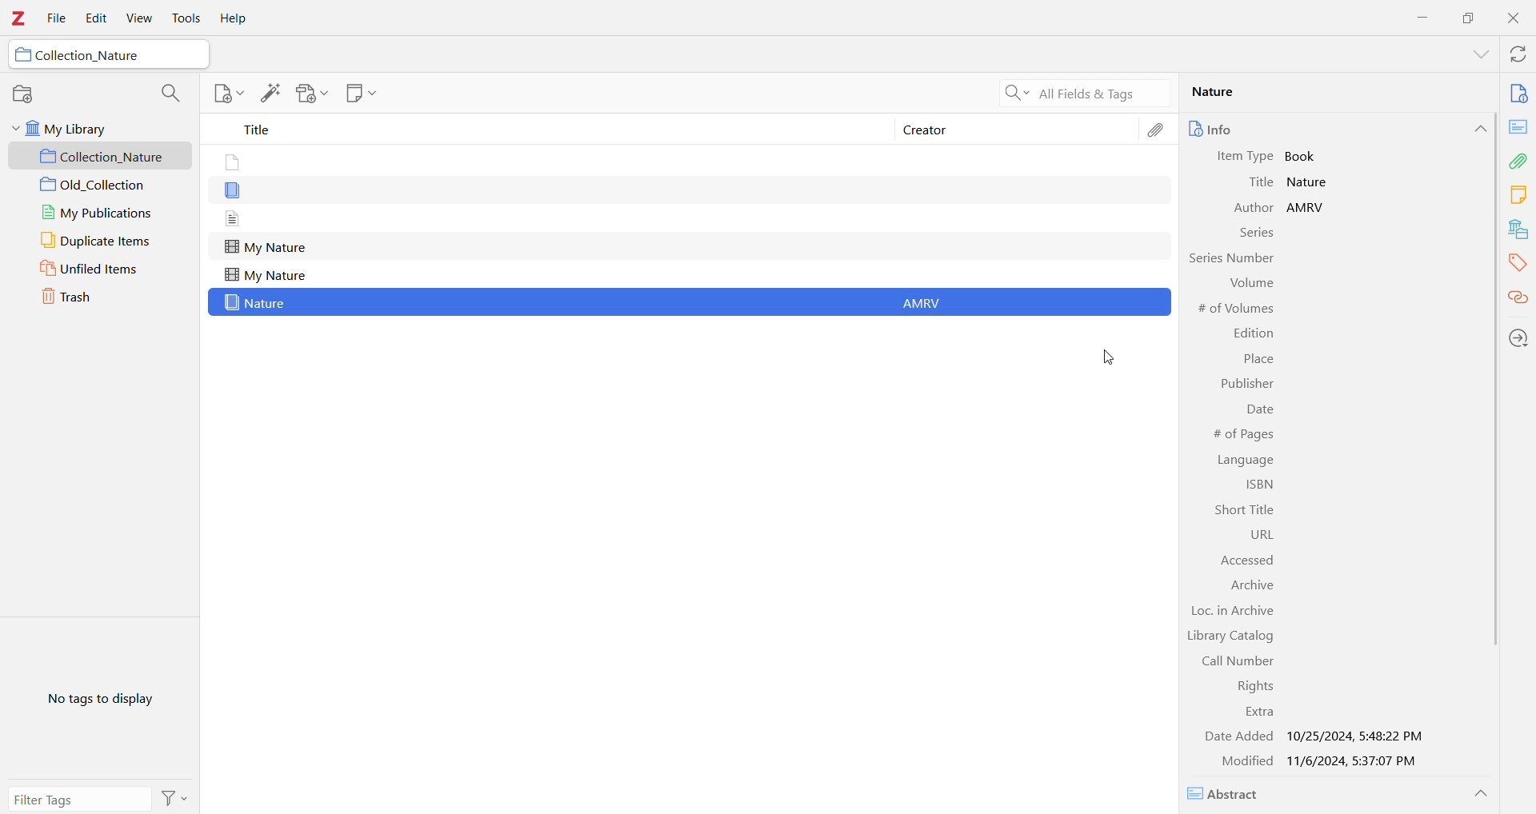  What do you see at coordinates (1470, 17) in the screenshot?
I see `Restore Down` at bounding box center [1470, 17].